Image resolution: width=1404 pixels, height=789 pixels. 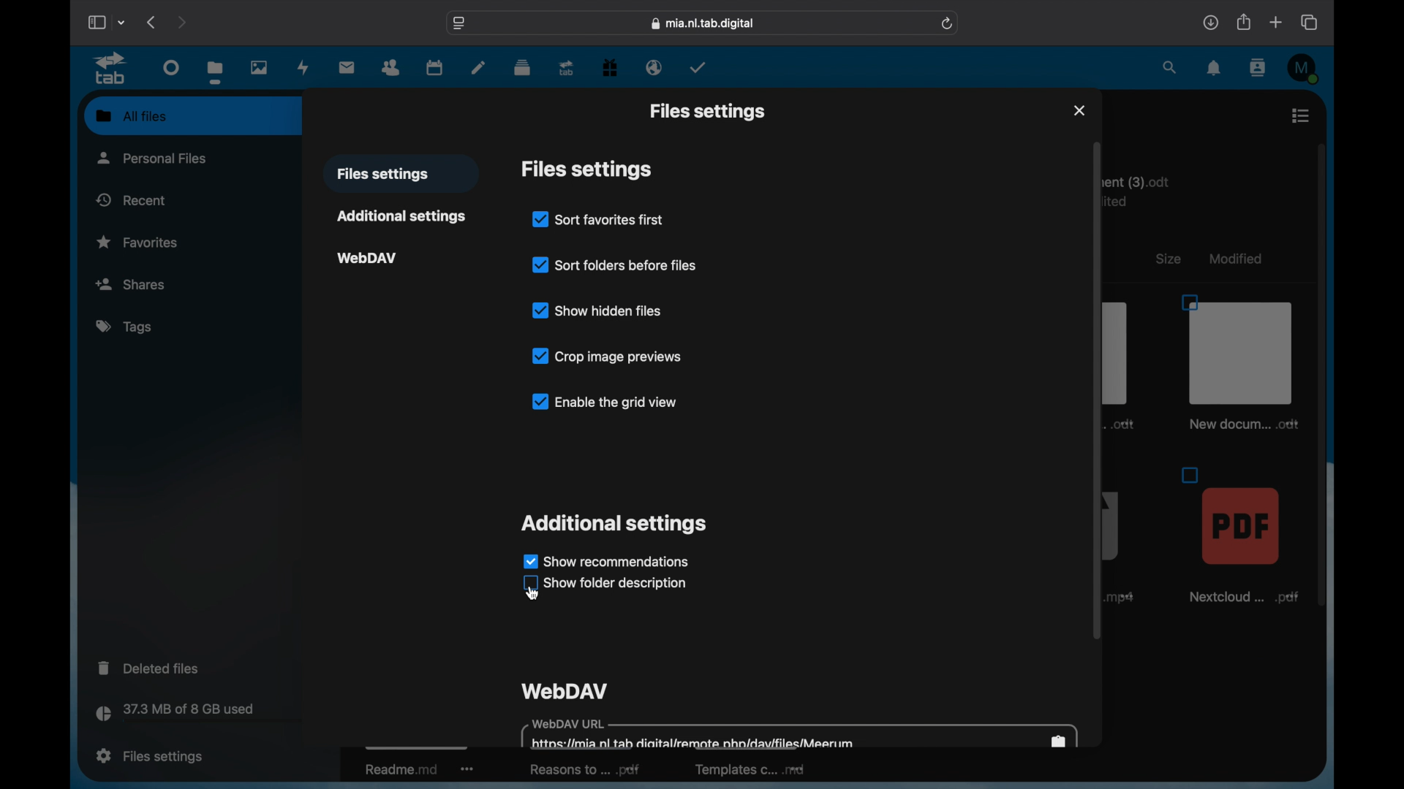 I want to click on text, so click(x=1145, y=187).